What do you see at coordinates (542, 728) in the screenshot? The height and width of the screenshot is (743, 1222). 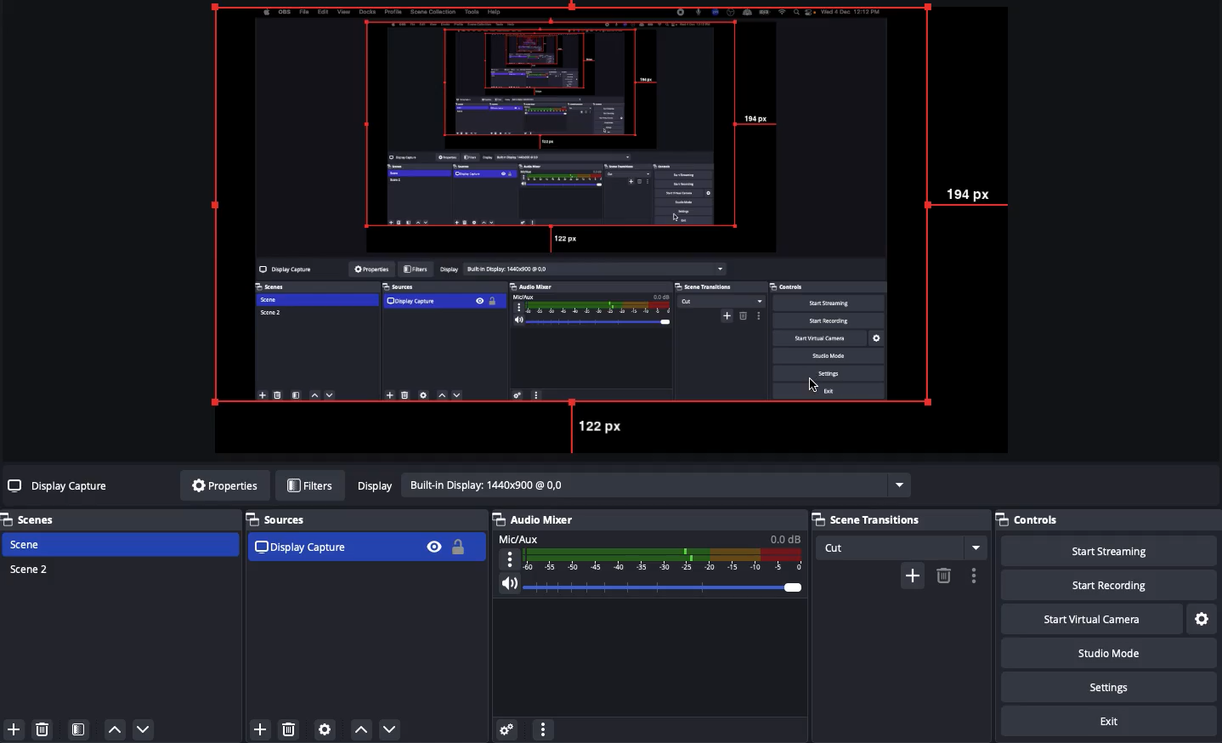 I see `More` at bounding box center [542, 728].